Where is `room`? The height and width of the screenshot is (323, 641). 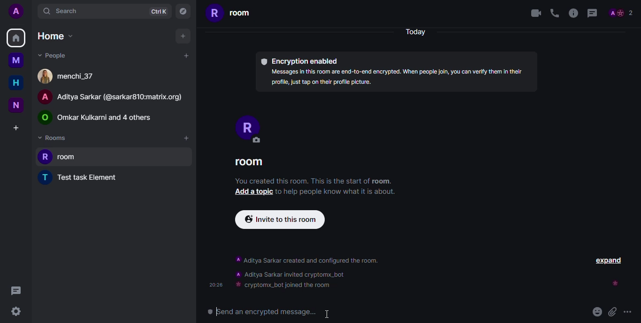
room is located at coordinates (61, 155).